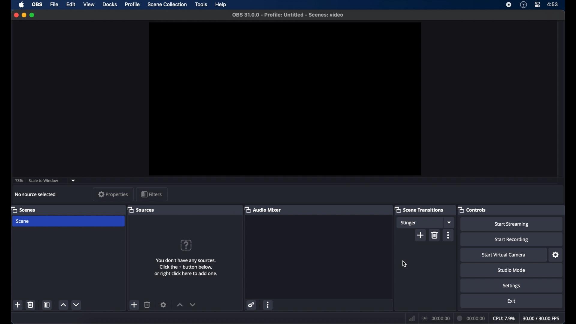 The image size is (576, 324). I want to click on sources, so click(141, 209).